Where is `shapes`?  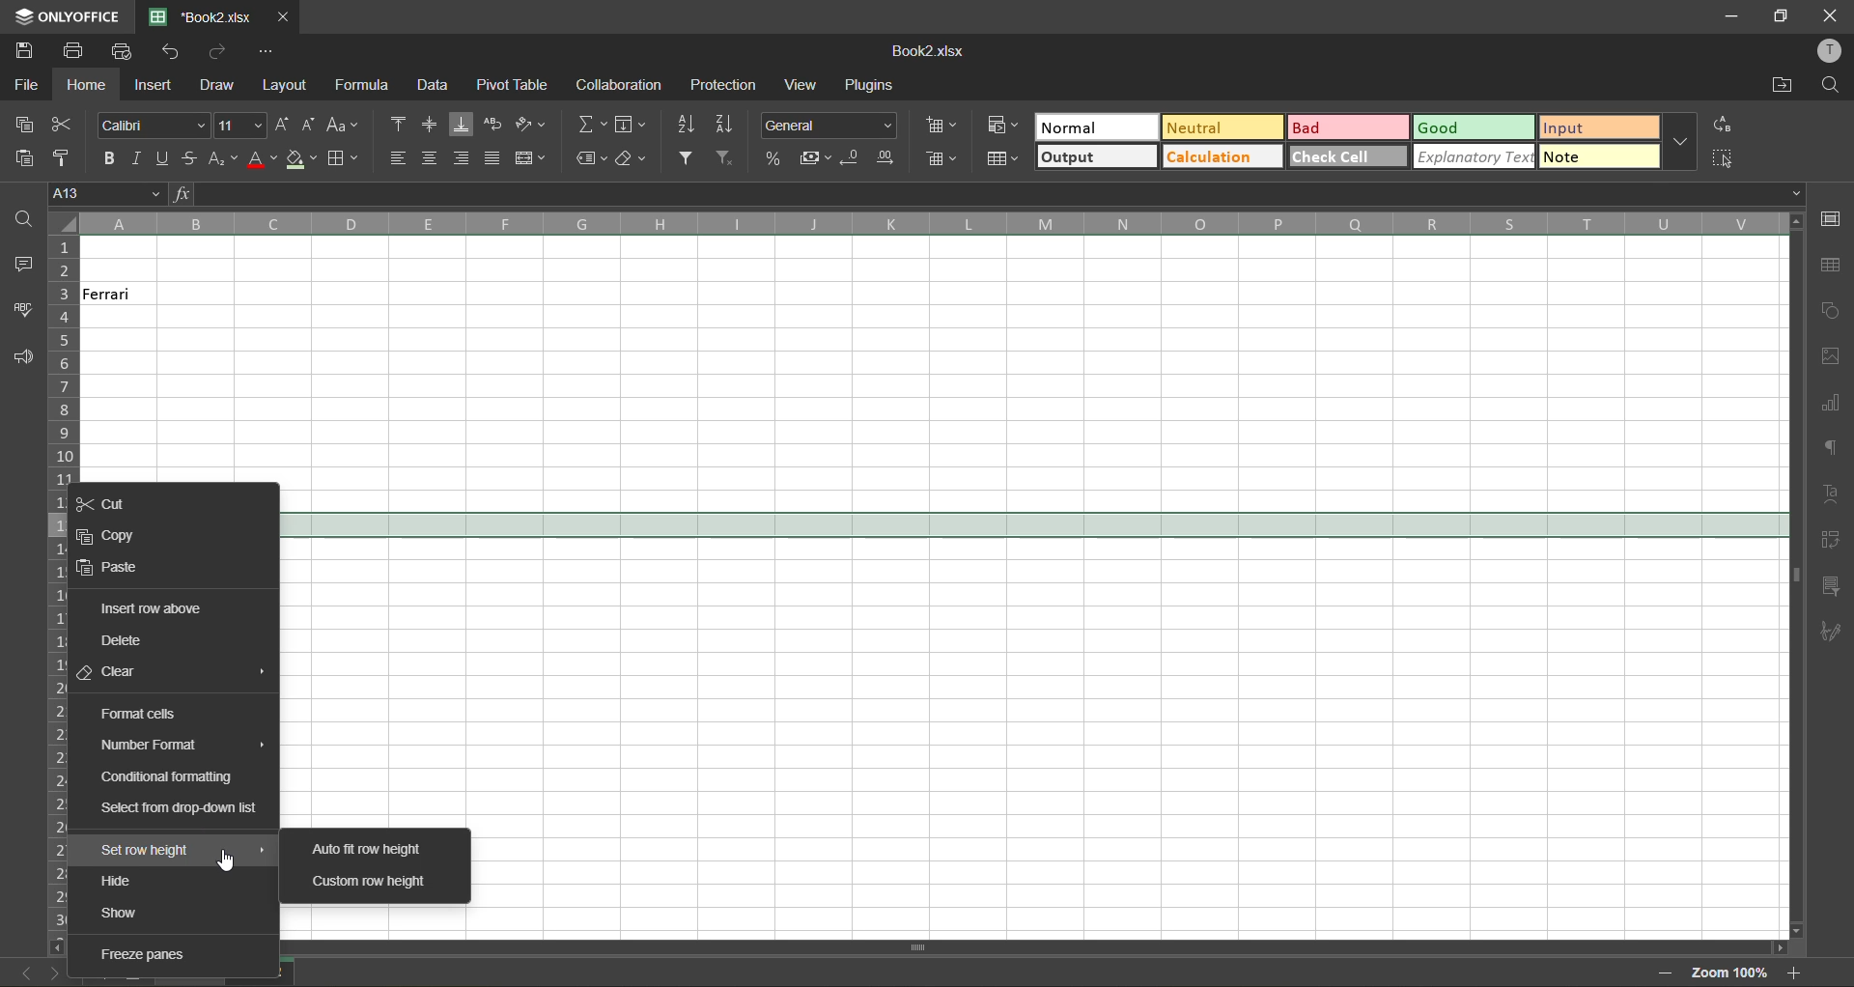
shapes is located at coordinates (1832, 311).